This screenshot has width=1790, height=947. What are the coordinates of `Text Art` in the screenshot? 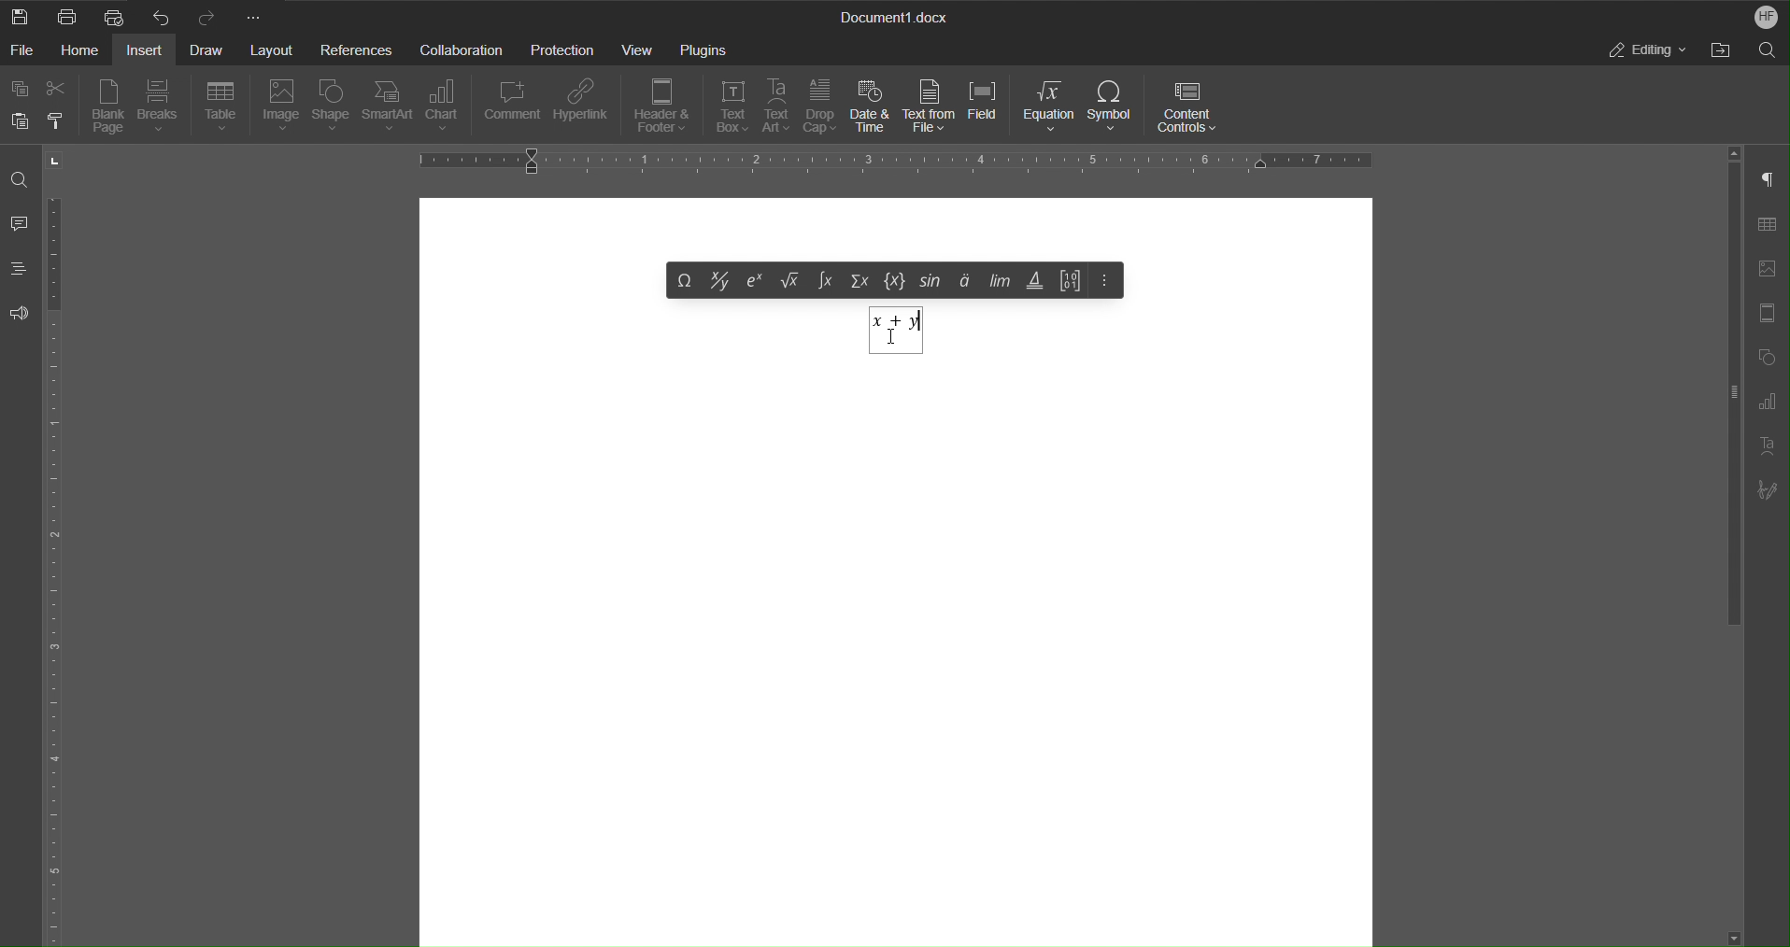 It's located at (777, 108).